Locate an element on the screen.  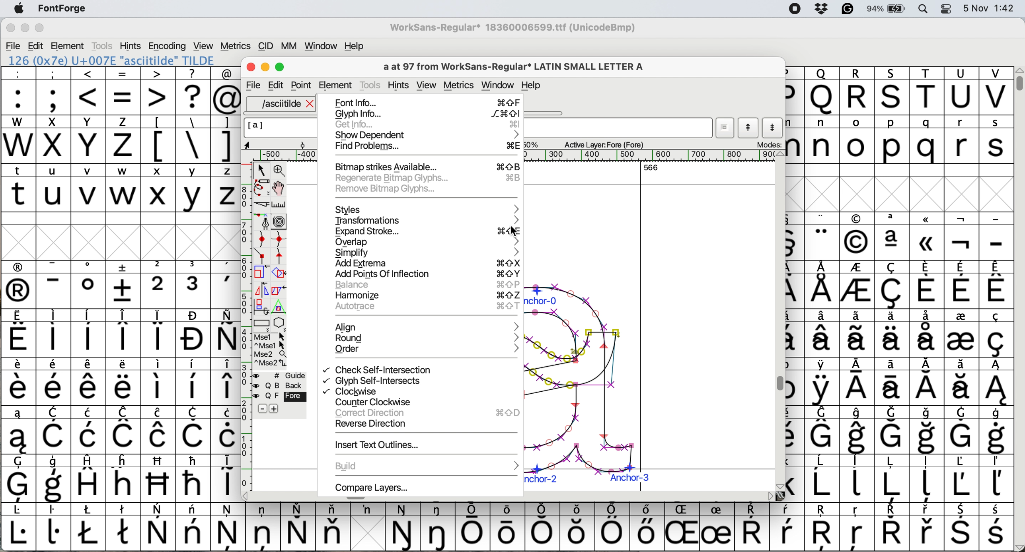
symbol is located at coordinates (891, 527).